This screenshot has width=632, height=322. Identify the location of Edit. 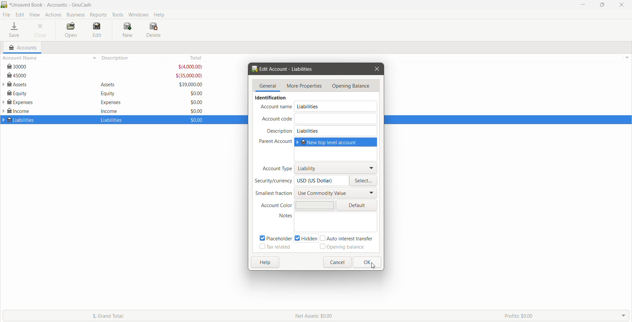
(21, 15).